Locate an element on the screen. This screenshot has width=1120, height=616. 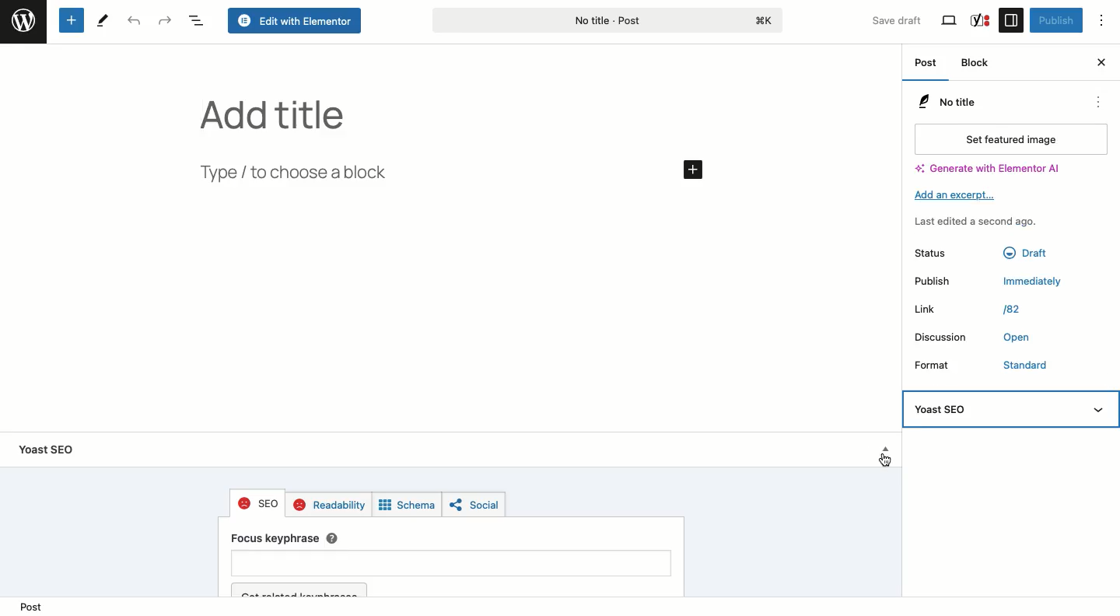
Last edited a second ago is located at coordinates (976, 222).